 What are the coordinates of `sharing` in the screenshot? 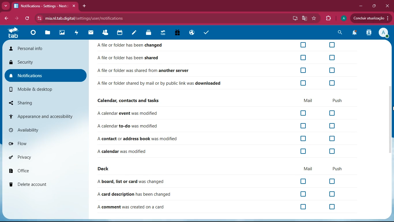 It's located at (43, 103).